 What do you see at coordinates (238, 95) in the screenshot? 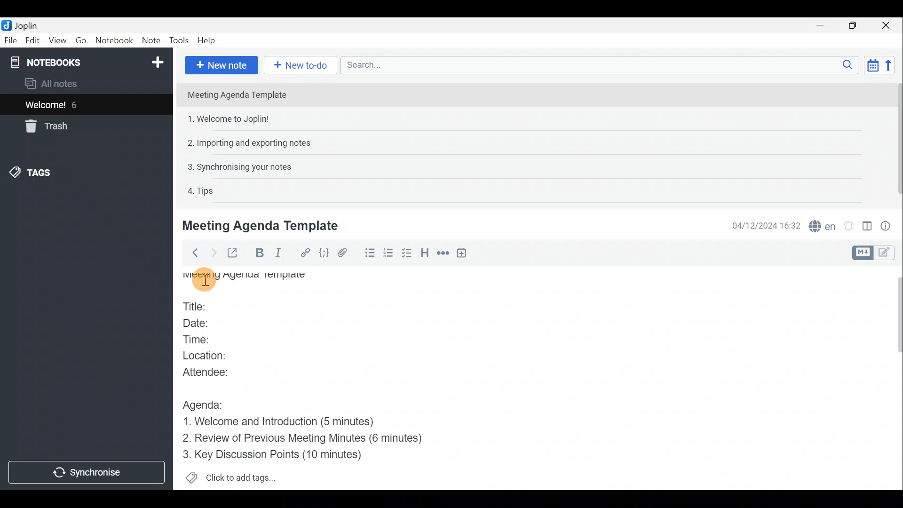
I see `Meeting Agenda Template` at bounding box center [238, 95].